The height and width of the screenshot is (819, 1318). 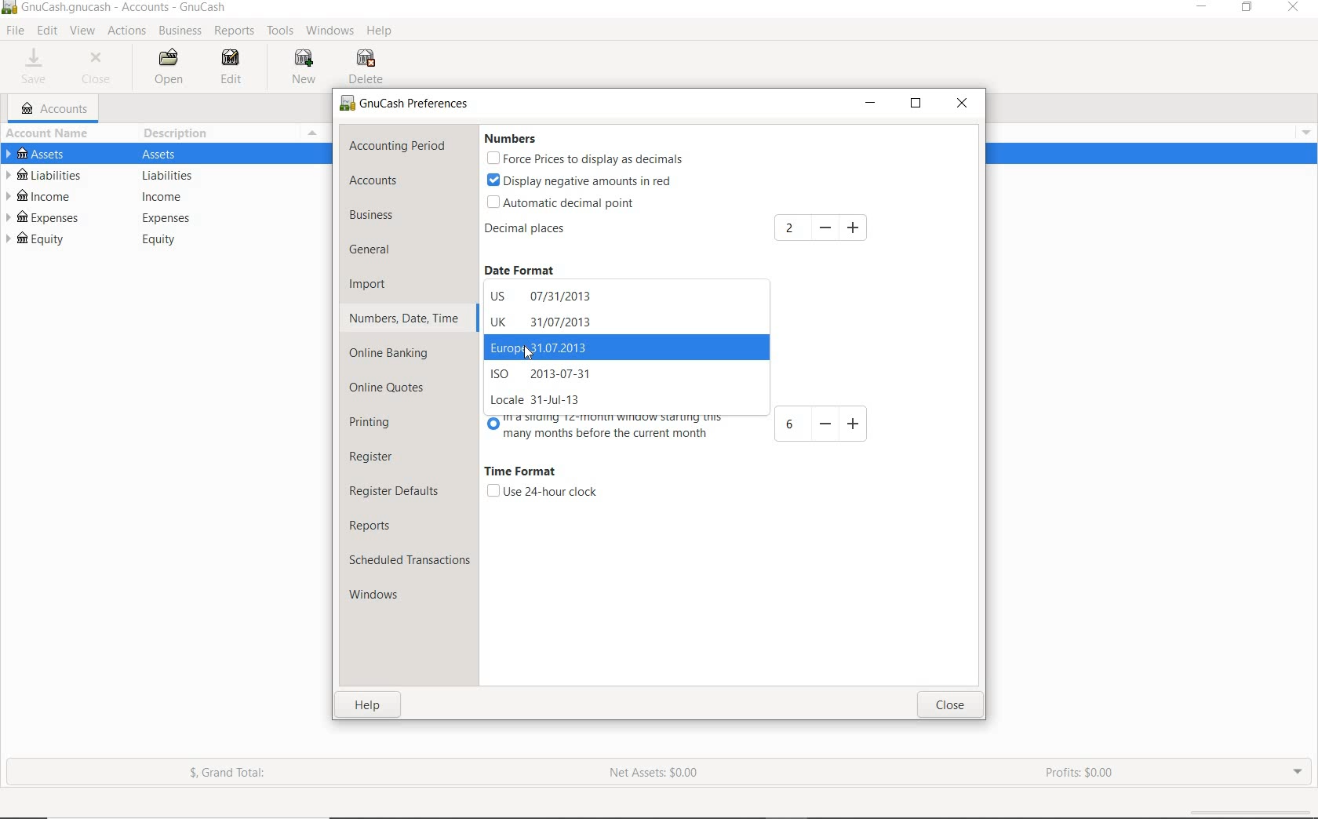 What do you see at coordinates (1203, 9) in the screenshot?
I see `MINIMIZE` at bounding box center [1203, 9].